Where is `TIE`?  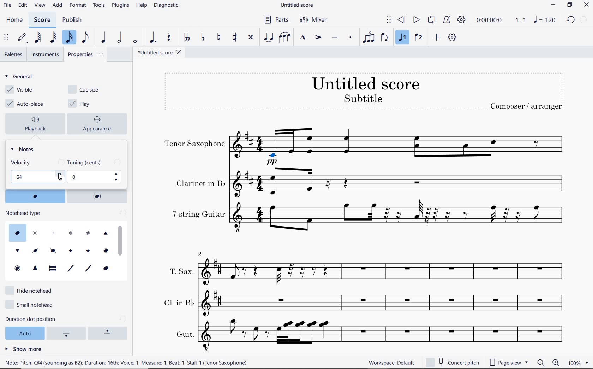 TIE is located at coordinates (269, 37).